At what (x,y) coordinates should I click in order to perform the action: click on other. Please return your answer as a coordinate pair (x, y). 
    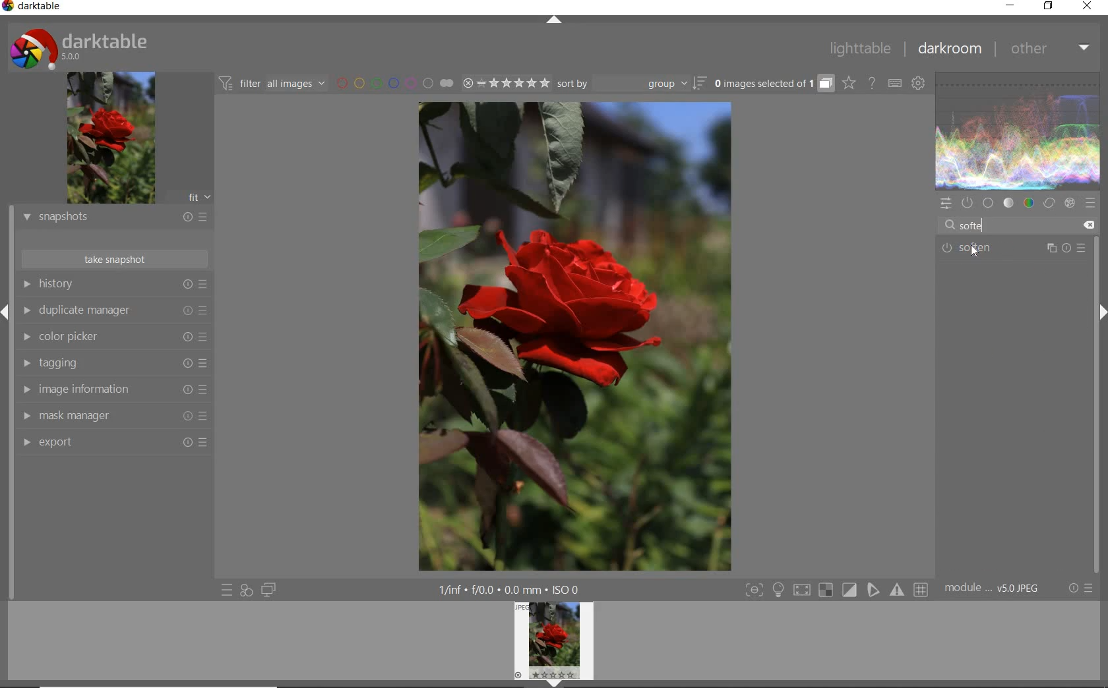
    Looking at the image, I should click on (1049, 50).